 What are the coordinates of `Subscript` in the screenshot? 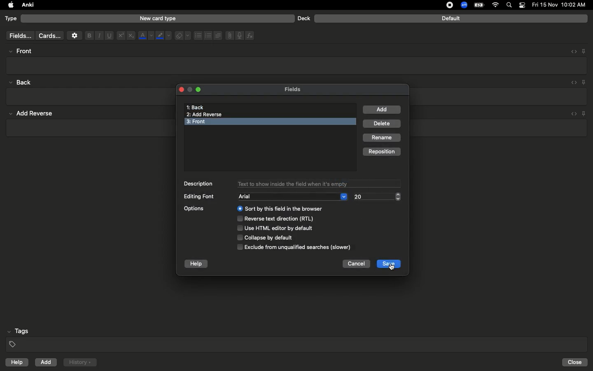 It's located at (131, 36).